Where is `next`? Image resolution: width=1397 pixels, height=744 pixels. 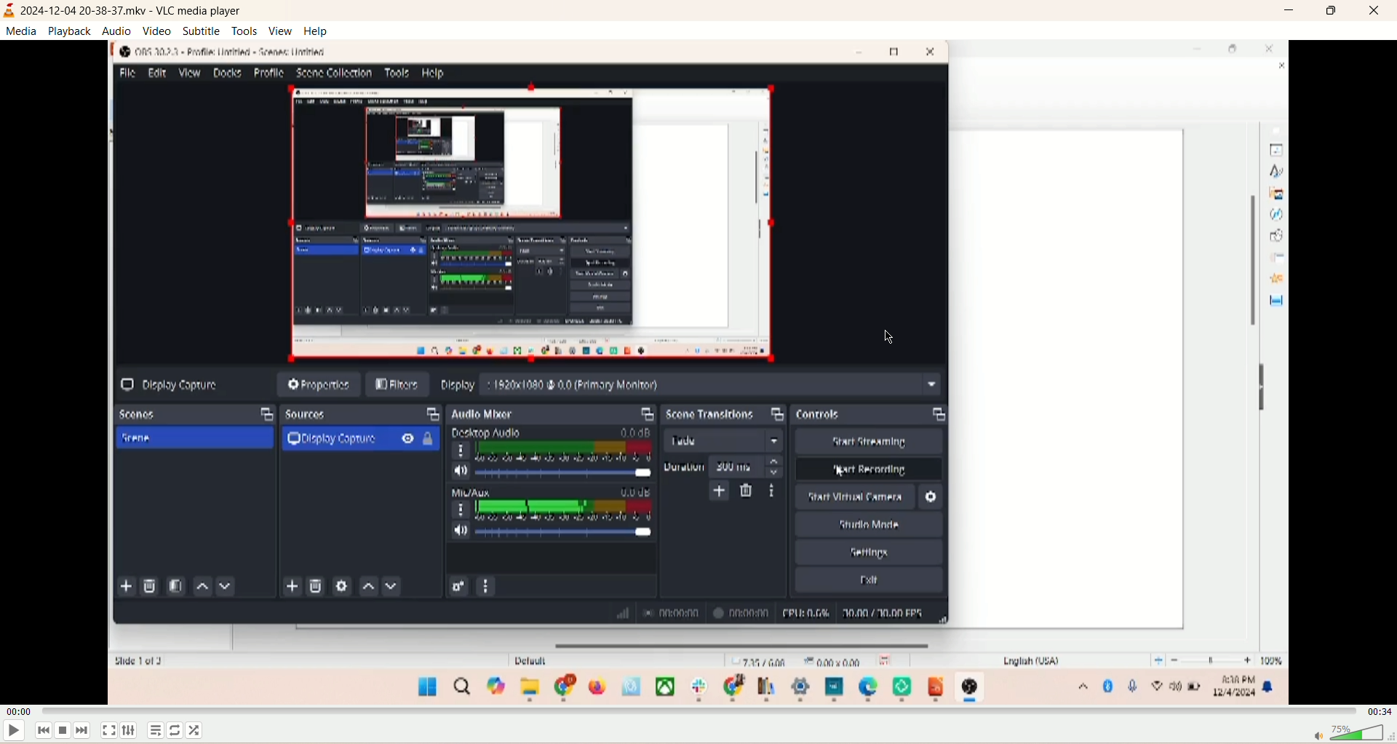 next is located at coordinates (88, 731).